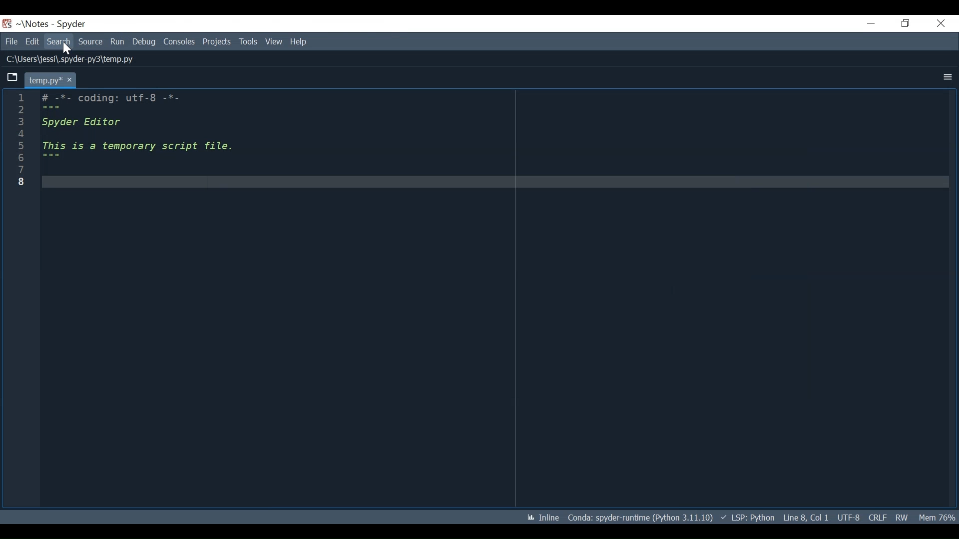 This screenshot has height=539, width=959. What do you see at coordinates (61, 49) in the screenshot?
I see `Cursor` at bounding box center [61, 49].